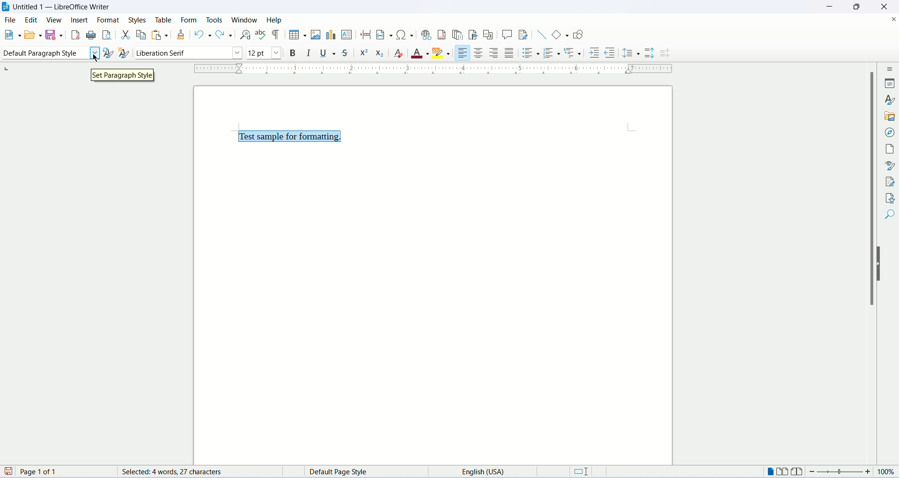  Describe the element at coordinates (110, 20) in the screenshot. I see `format` at that location.